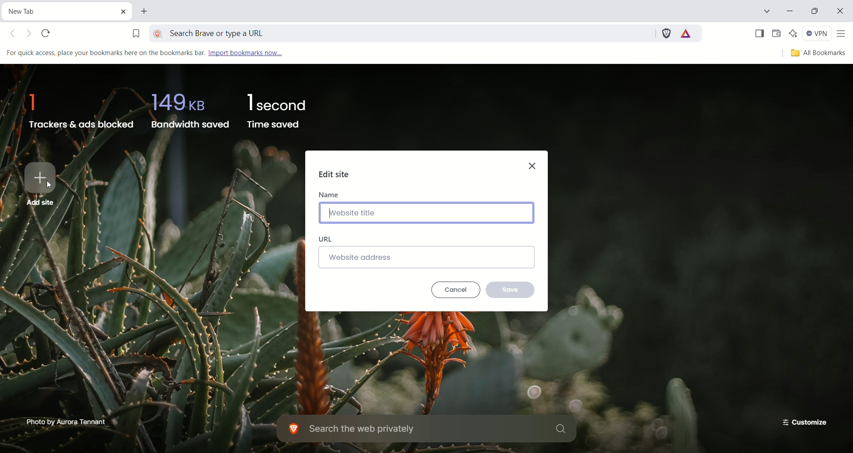  Describe the element at coordinates (188, 109) in the screenshot. I see `bandwidth saved` at that location.